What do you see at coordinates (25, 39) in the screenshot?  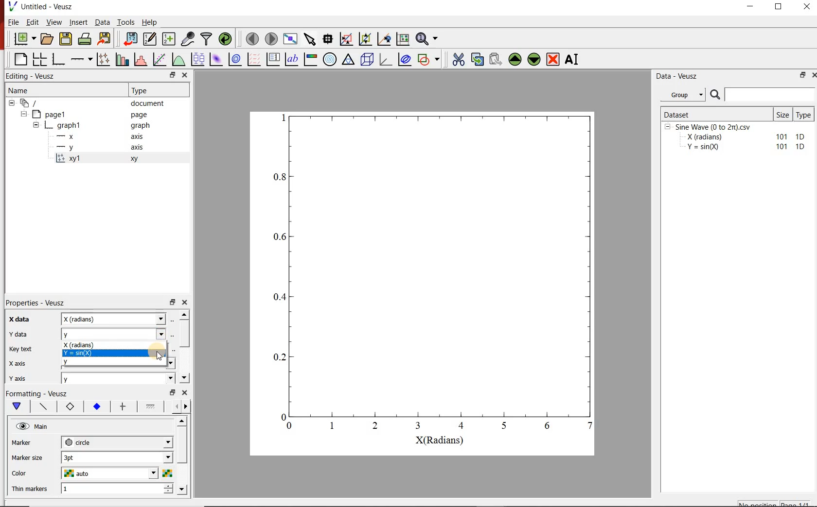 I see `new document` at bounding box center [25, 39].